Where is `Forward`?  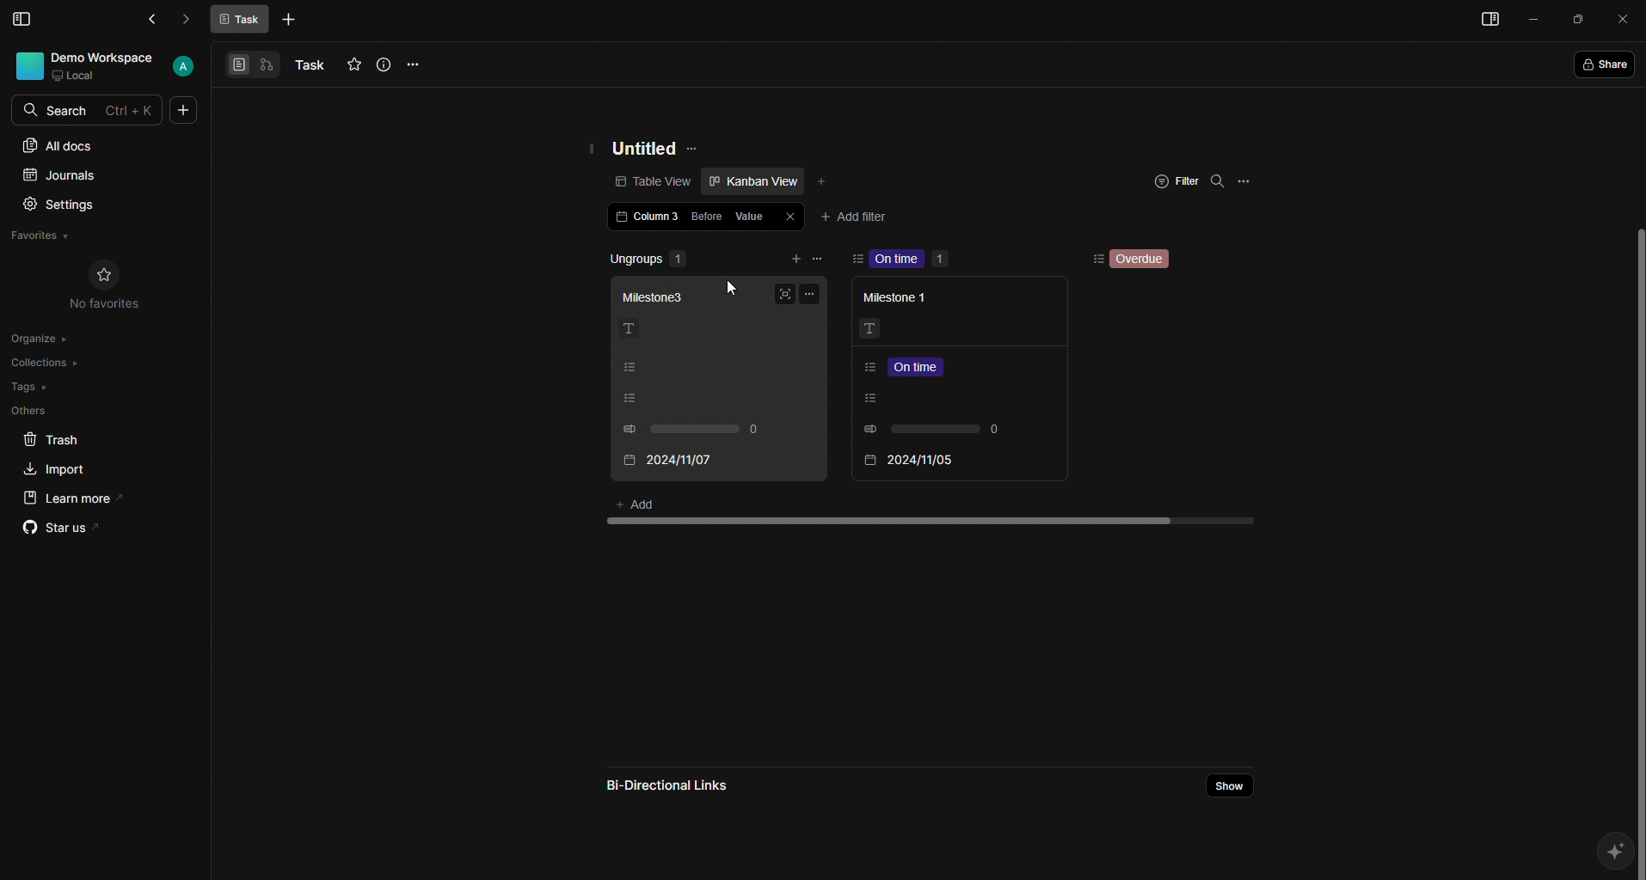
Forward is located at coordinates (184, 20).